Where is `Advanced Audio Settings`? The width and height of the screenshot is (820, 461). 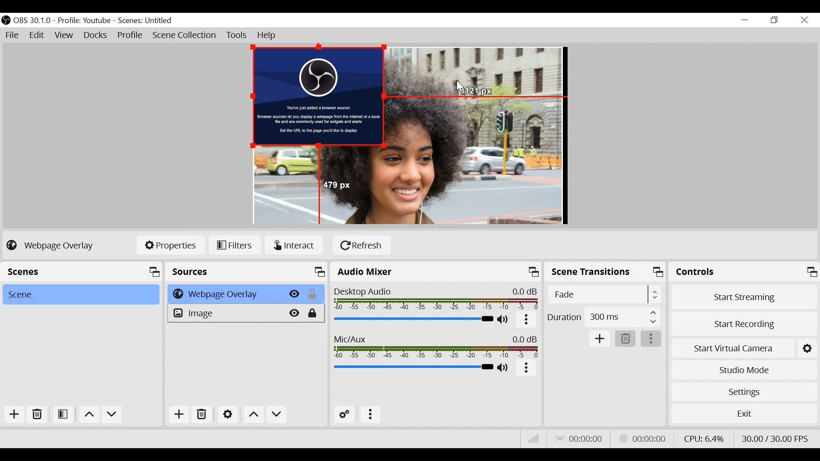 Advanced Audio Settings is located at coordinates (345, 415).